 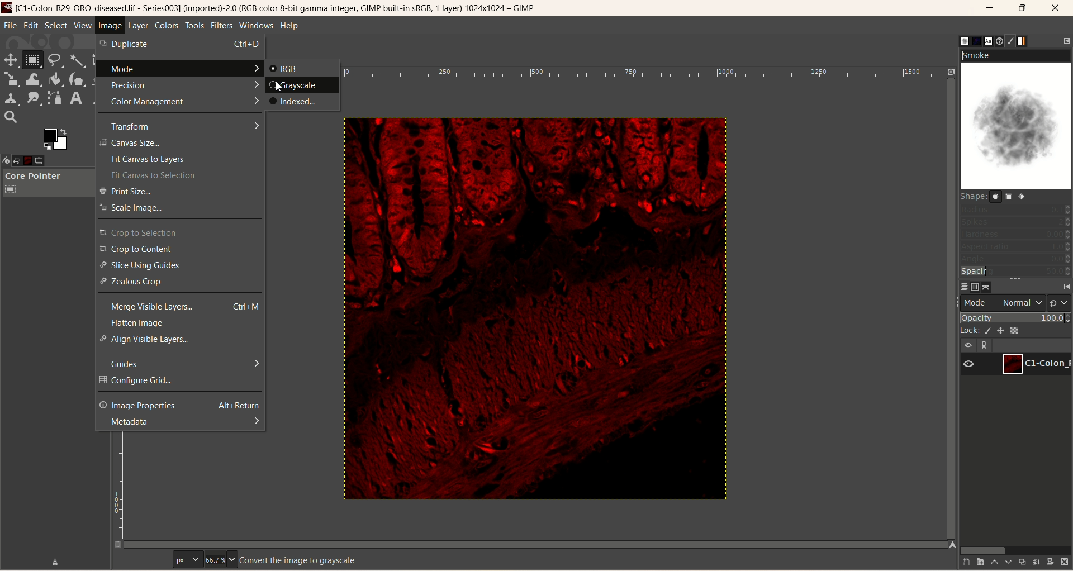 I want to click on configure this tab, so click(x=1066, y=287).